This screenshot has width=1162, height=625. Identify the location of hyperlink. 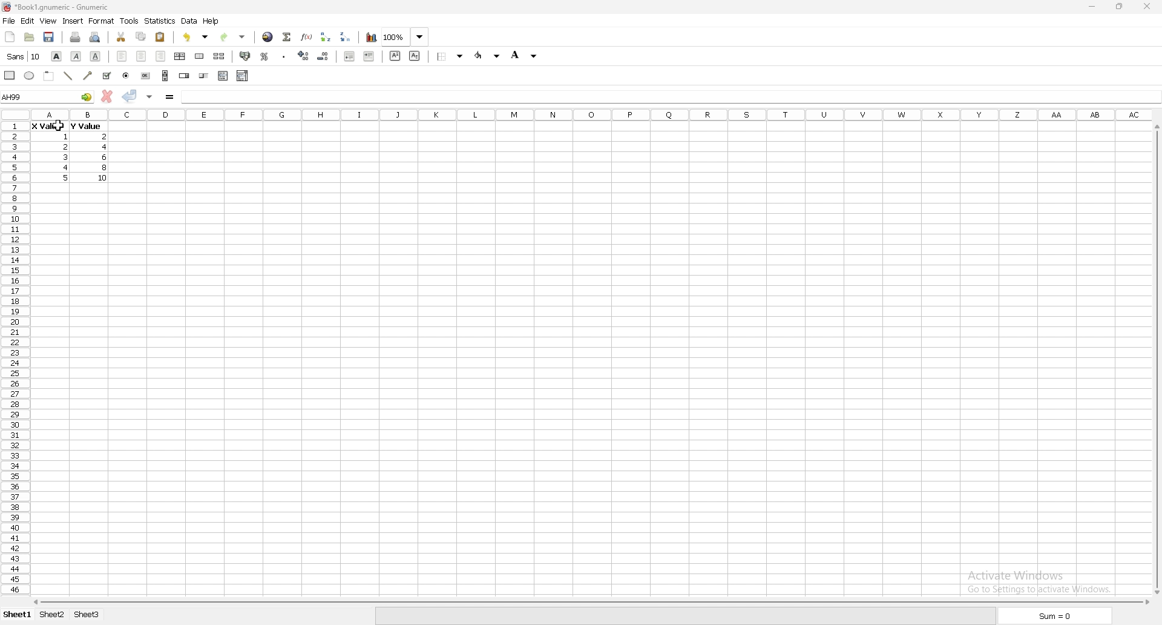
(268, 37).